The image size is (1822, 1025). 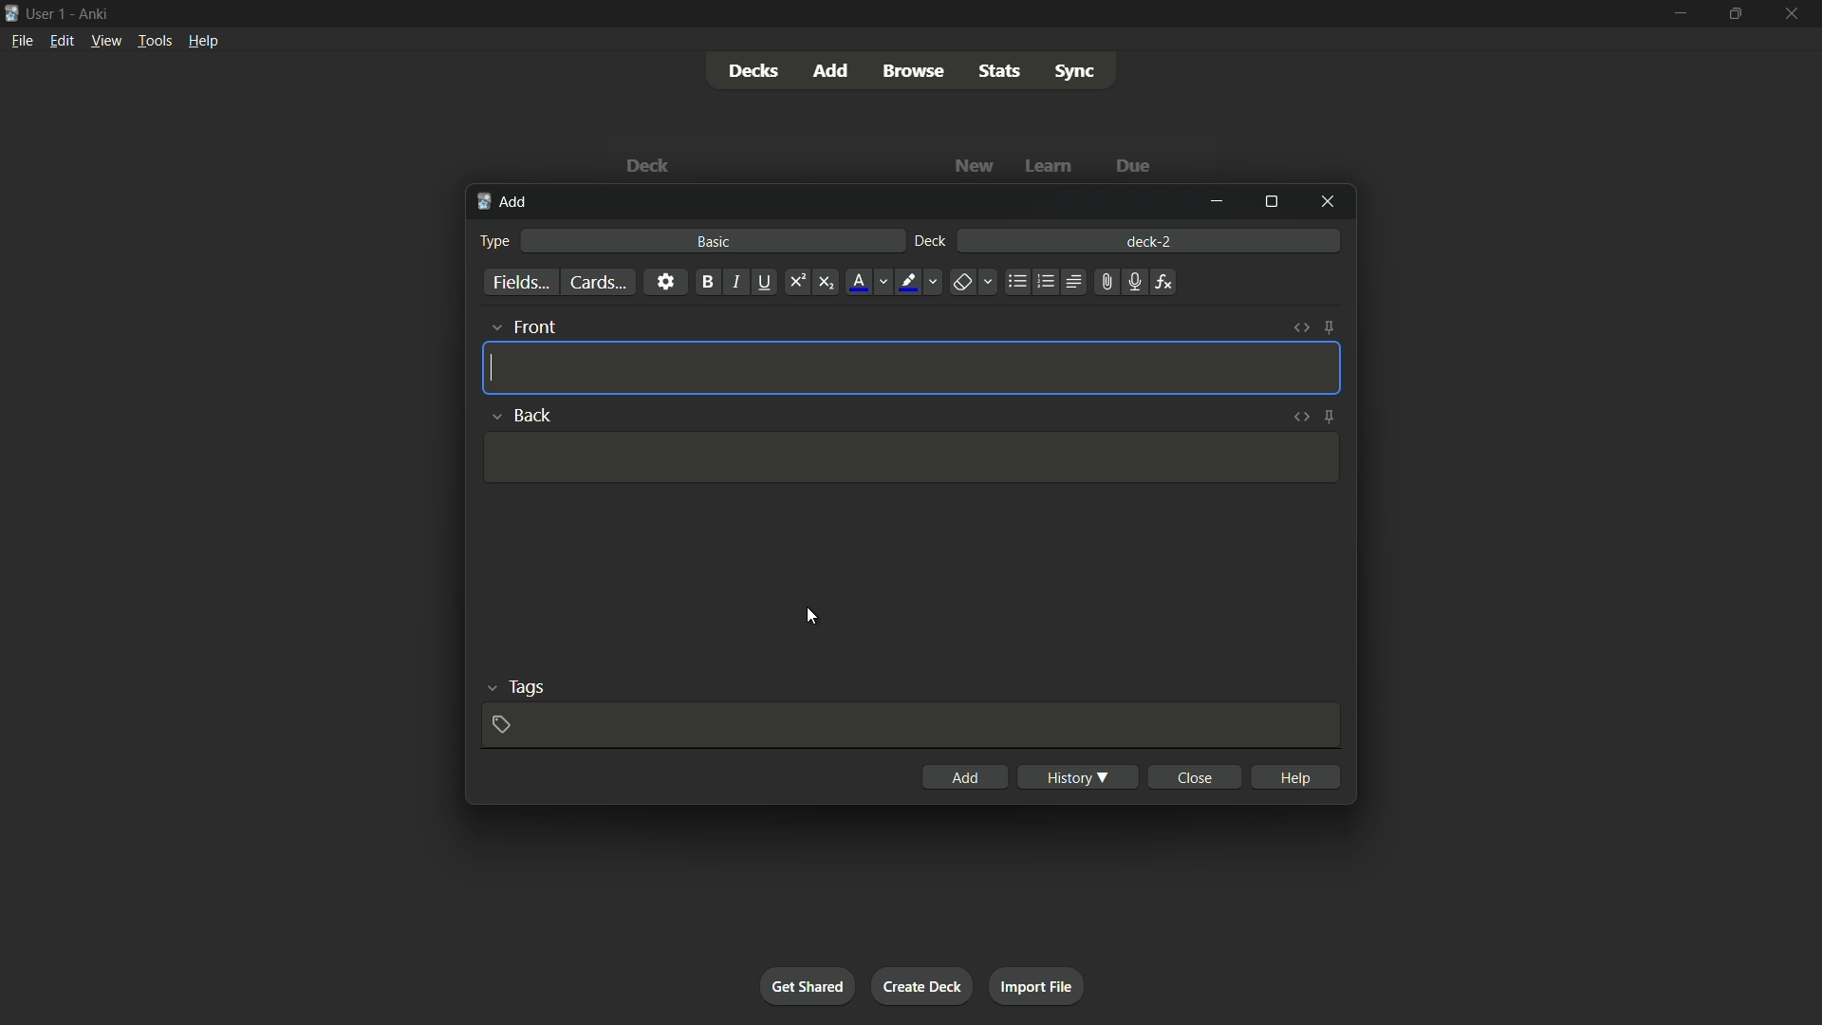 What do you see at coordinates (1043, 283) in the screenshot?
I see `ordered list` at bounding box center [1043, 283].